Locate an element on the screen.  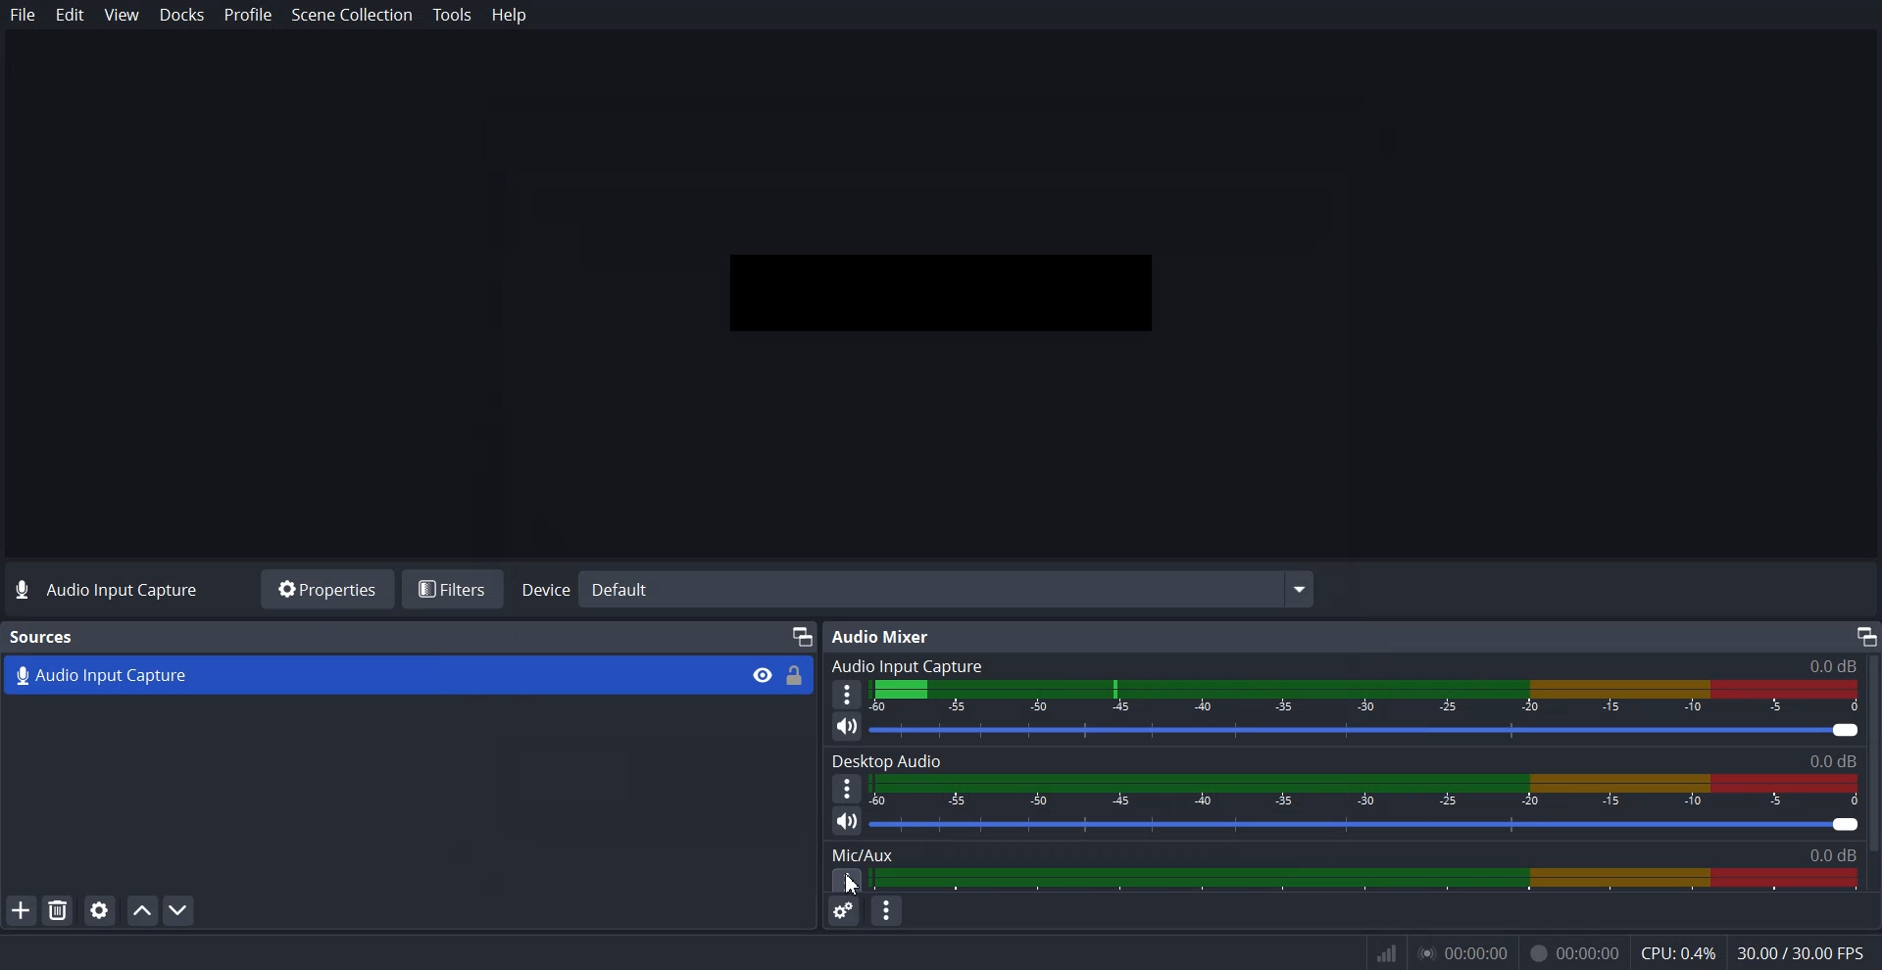
More  is located at coordinates (846, 787).